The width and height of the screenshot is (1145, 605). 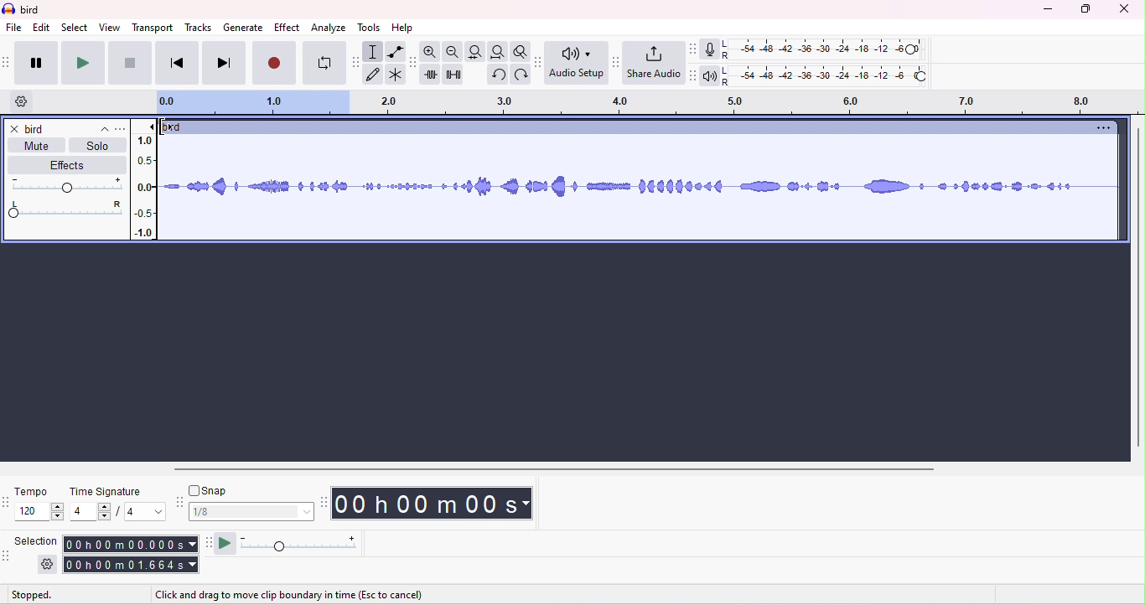 What do you see at coordinates (394, 50) in the screenshot?
I see `envelop` at bounding box center [394, 50].